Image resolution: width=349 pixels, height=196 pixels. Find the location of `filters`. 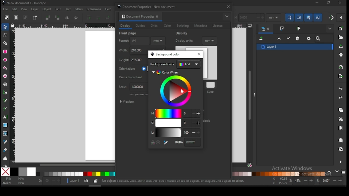

filters is located at coordinates (78, 9).